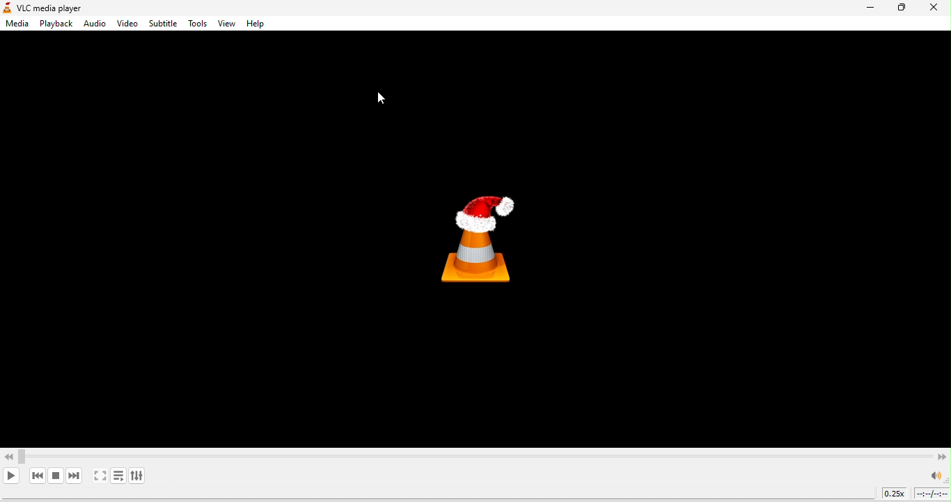 The height and width of the screenshot is (502, 951). I want to click on toggle video in  full screen, so click(102, 475).